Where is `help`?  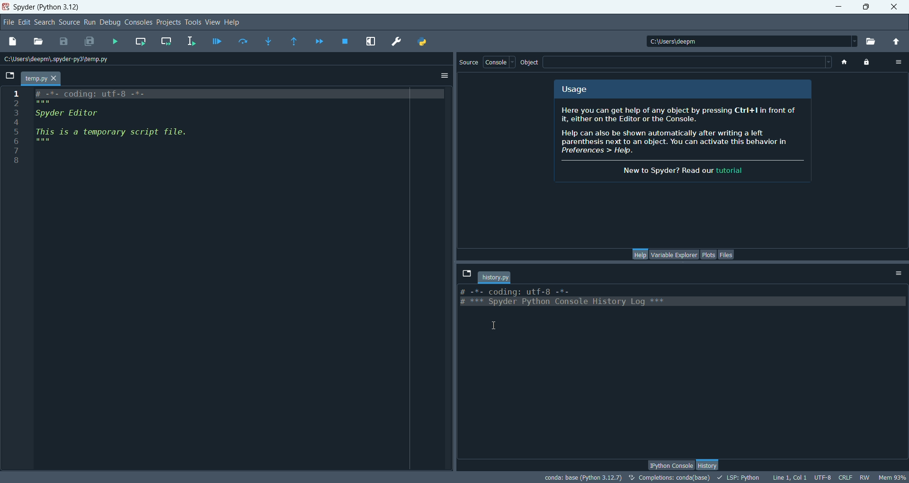
help is located at coordinates (640, 254).